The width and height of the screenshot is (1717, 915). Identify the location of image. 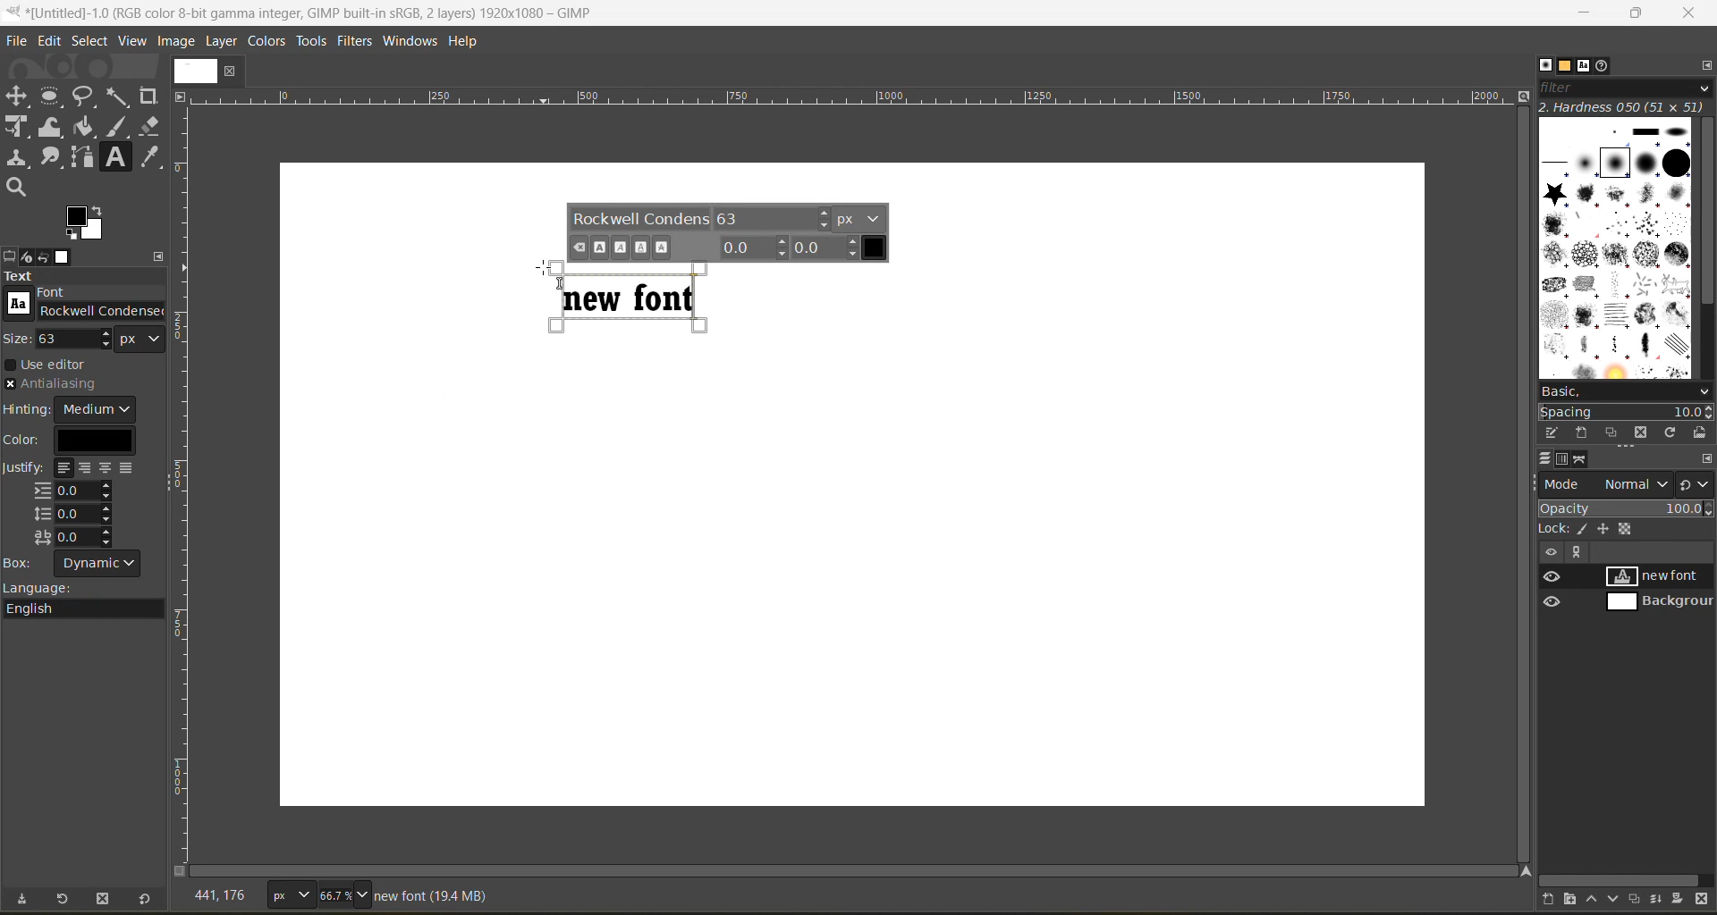
(179, 41).